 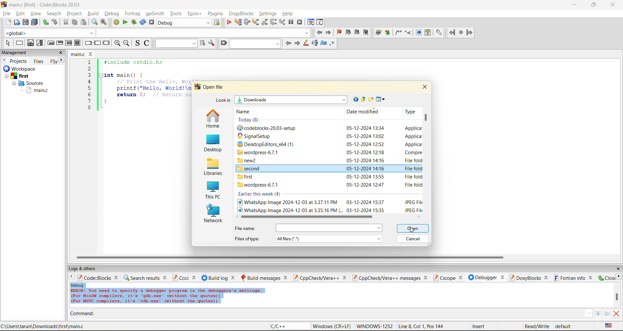 I want to click on toggle source, so click(x=138, y=43).